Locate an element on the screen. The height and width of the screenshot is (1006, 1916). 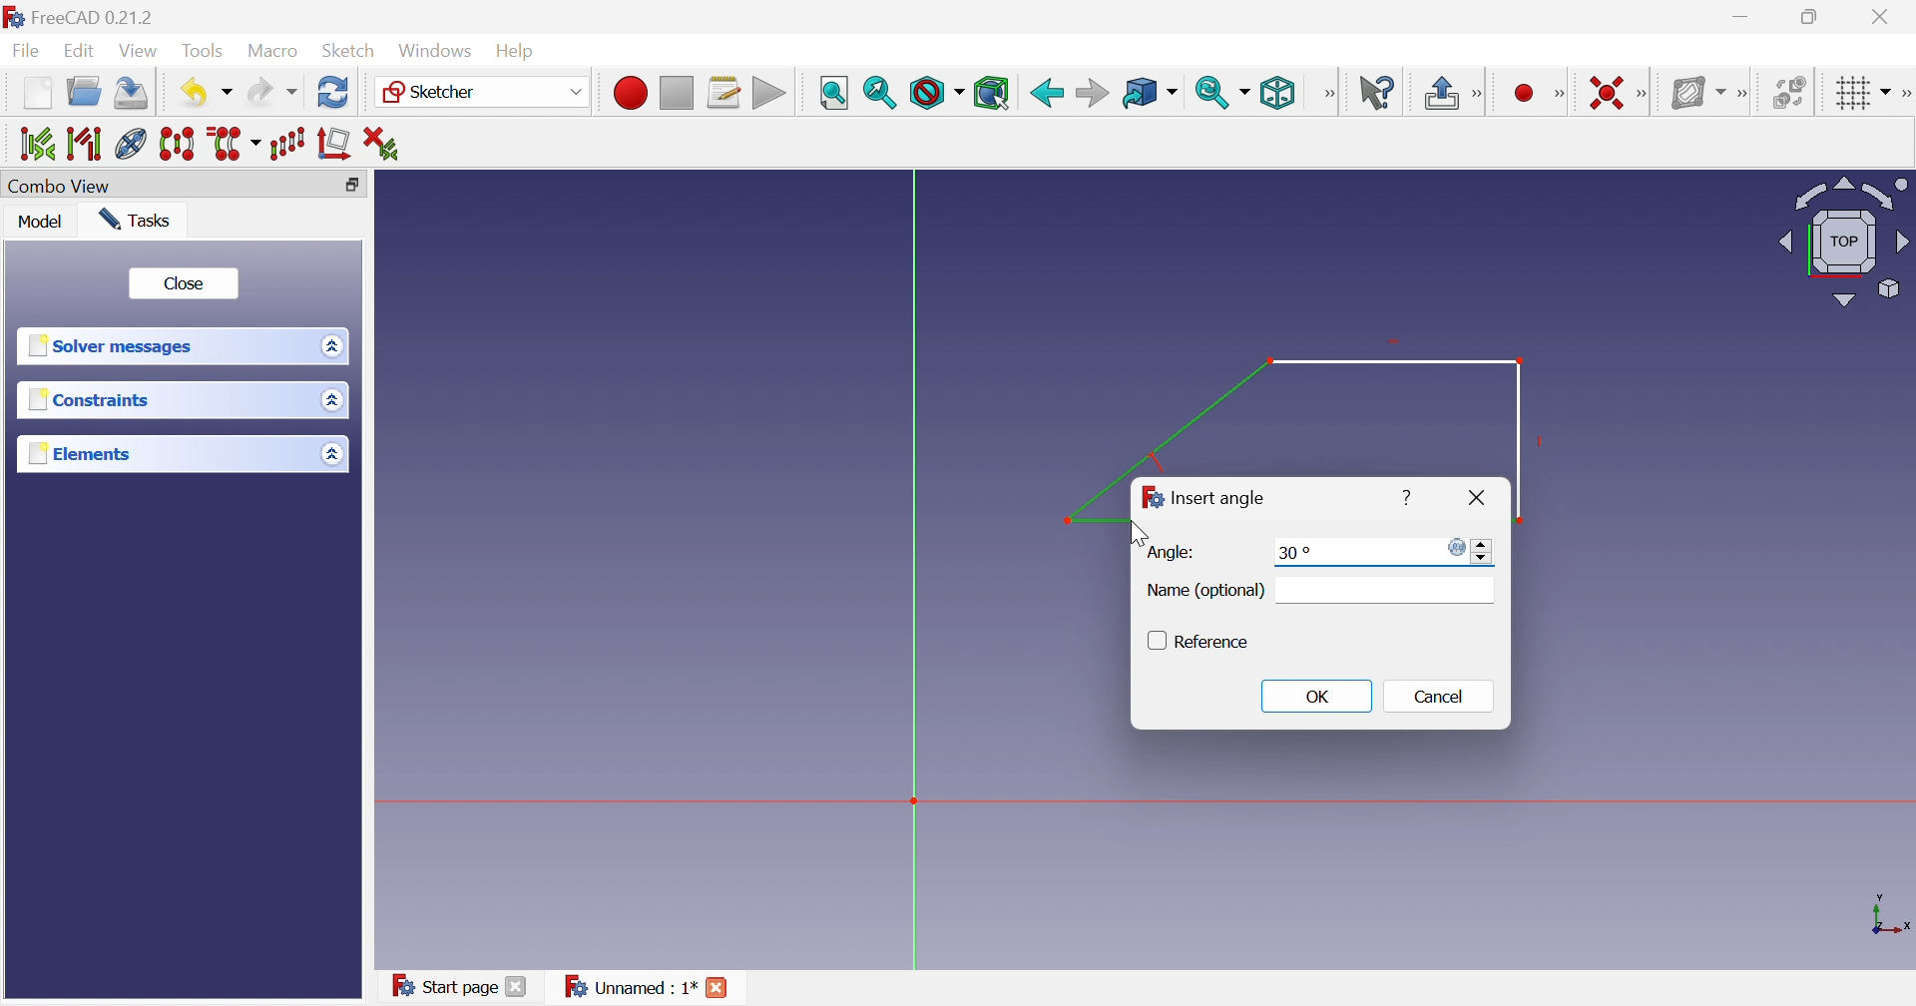
Close is located at coordinates (519, 989).